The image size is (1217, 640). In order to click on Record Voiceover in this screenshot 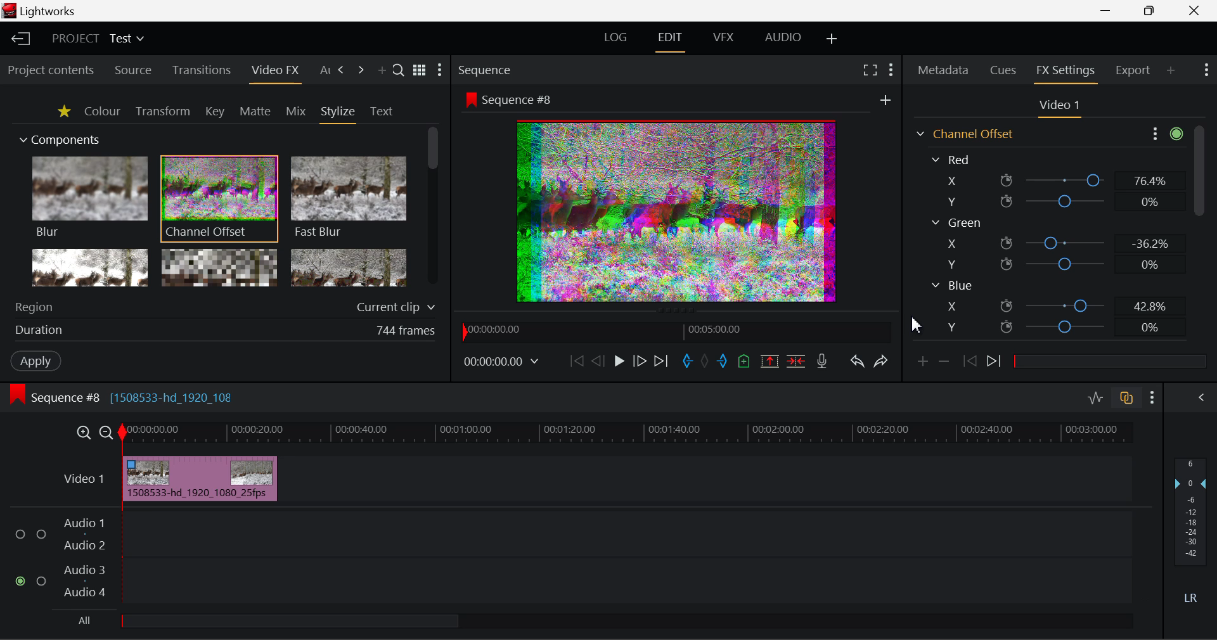, I will do `click(822, 362)`.